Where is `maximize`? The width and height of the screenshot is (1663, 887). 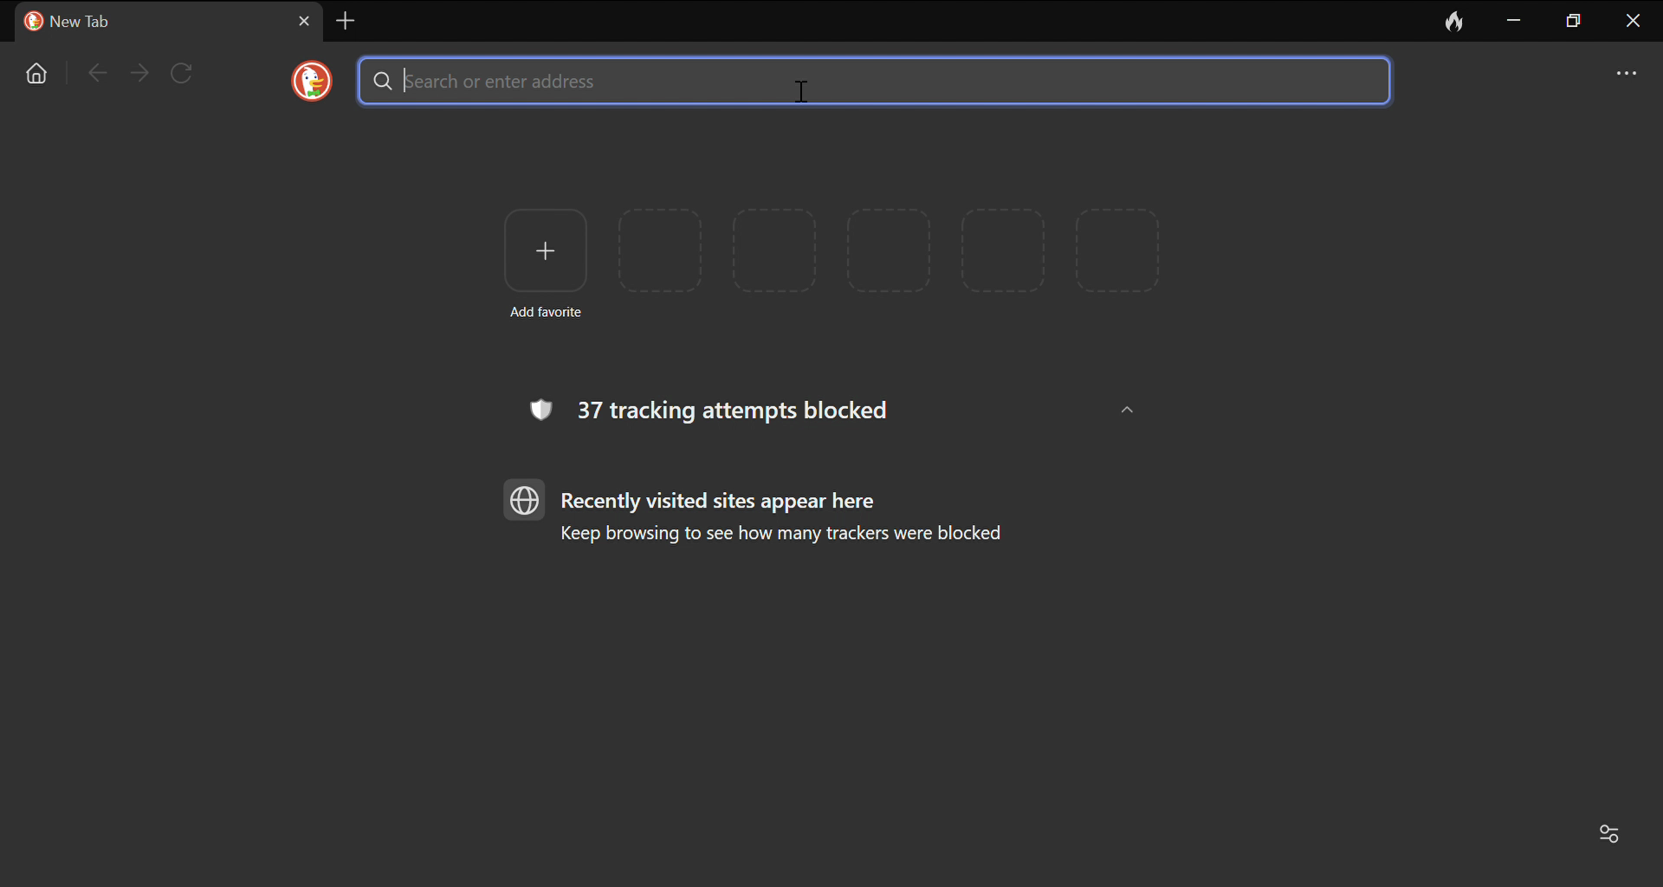 maximize is located at coordinates (1576, 22).